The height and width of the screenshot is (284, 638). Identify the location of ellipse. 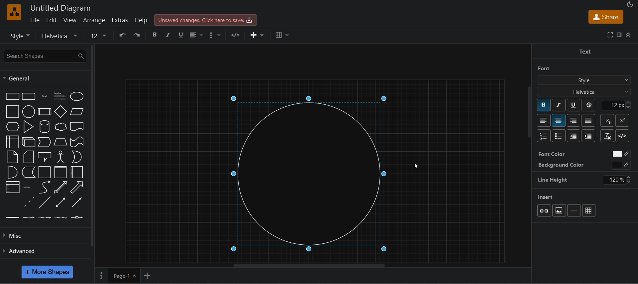
(78, 96).